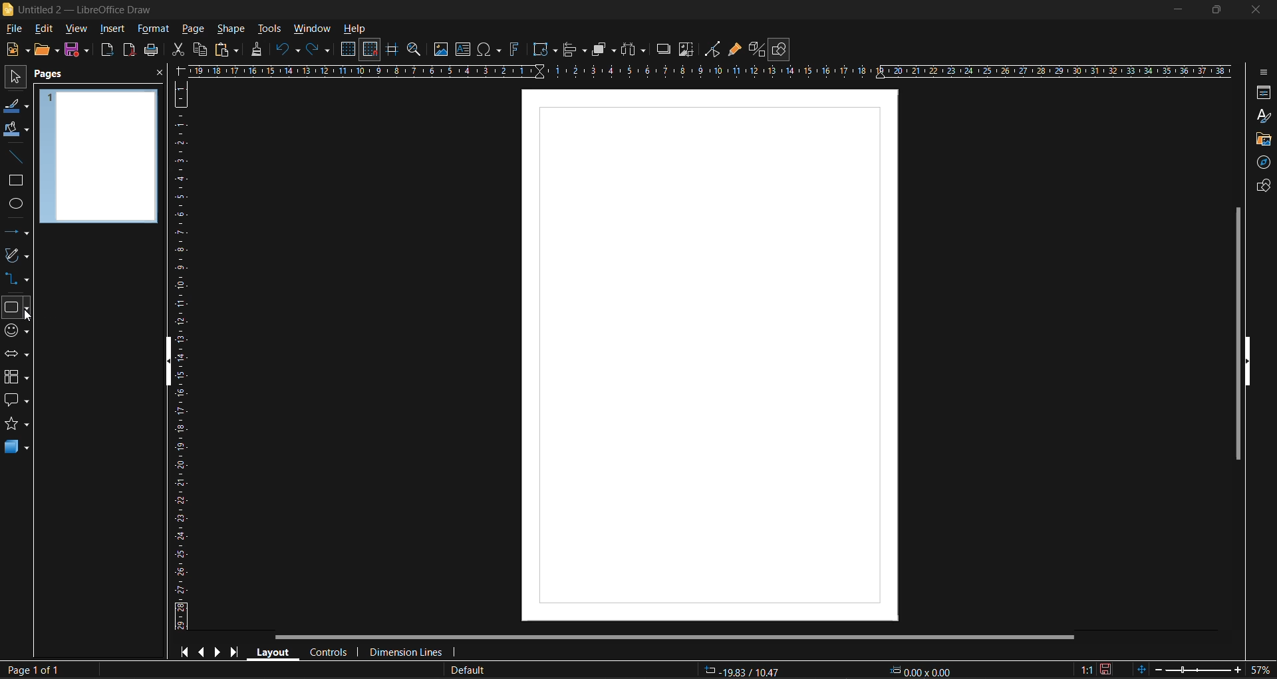 The image size is (1277, 679). Describe the element at coordinates (370, 50) in the screenshot. I see `snap to grid` at that location.